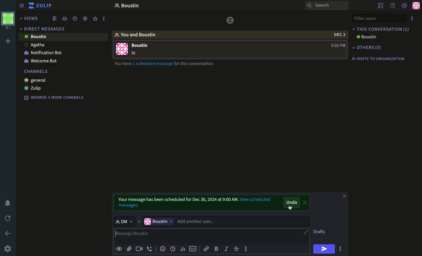 The width and height of the screenshot is (422, 256). I want to click on cursor, so click(291, 209).